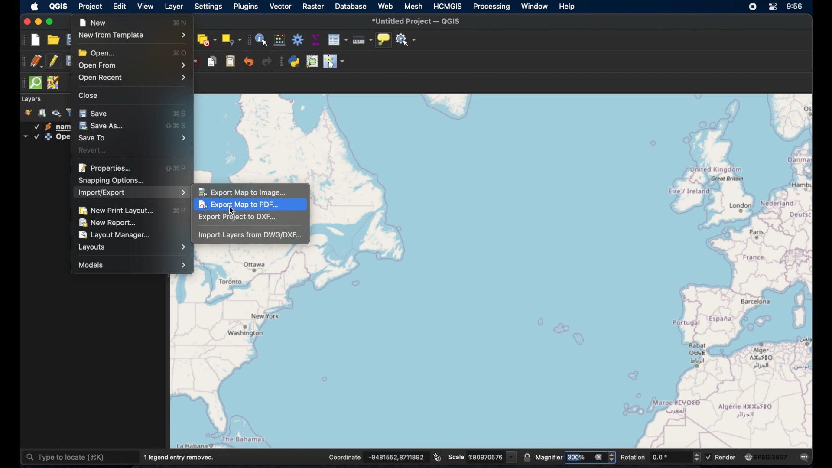  Describe the element at coordinates (36, 62) in the screenshot. I see `current edits` at that location.